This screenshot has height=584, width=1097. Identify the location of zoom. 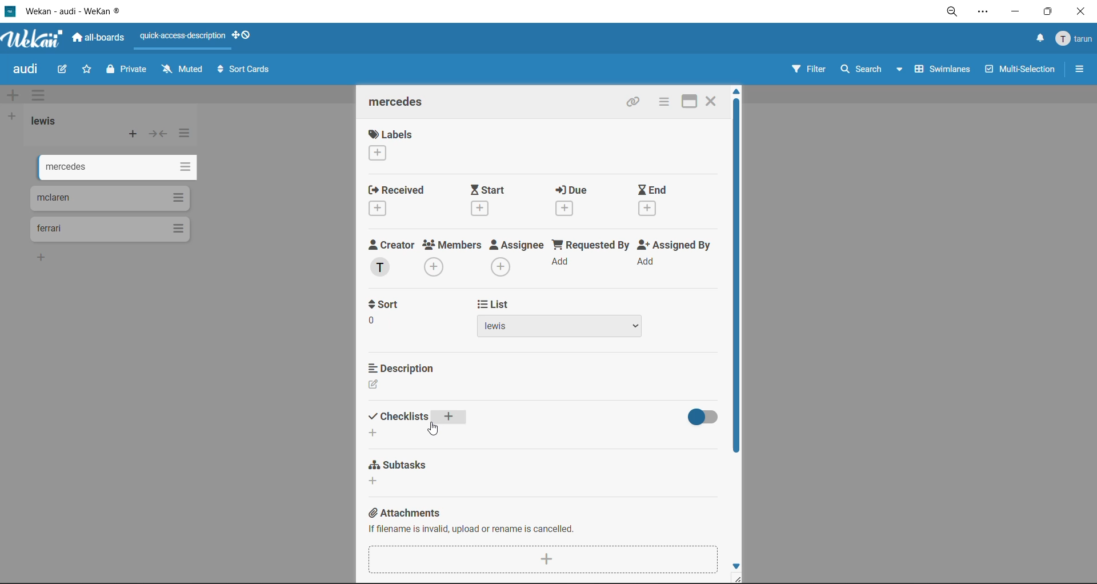
(955, 15).